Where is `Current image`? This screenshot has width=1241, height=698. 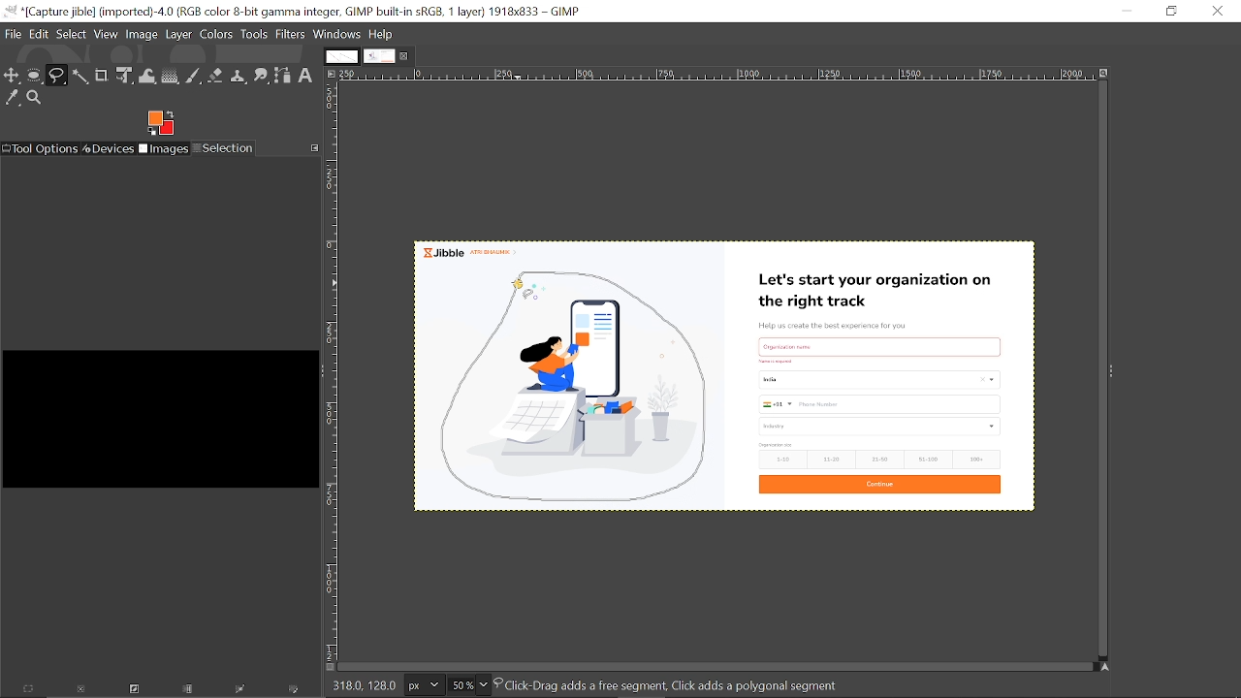
Current image is located at coordinates (881, 380).